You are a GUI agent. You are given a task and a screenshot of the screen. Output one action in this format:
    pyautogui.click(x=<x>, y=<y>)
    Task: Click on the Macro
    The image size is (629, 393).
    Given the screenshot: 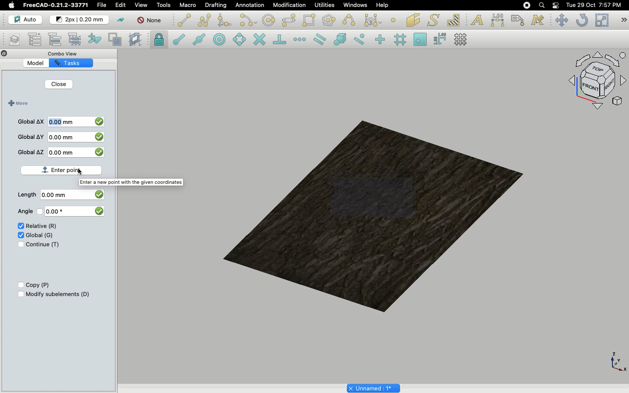 What is the action you would take?
    pyautogui.click(x=188, y=5)
    